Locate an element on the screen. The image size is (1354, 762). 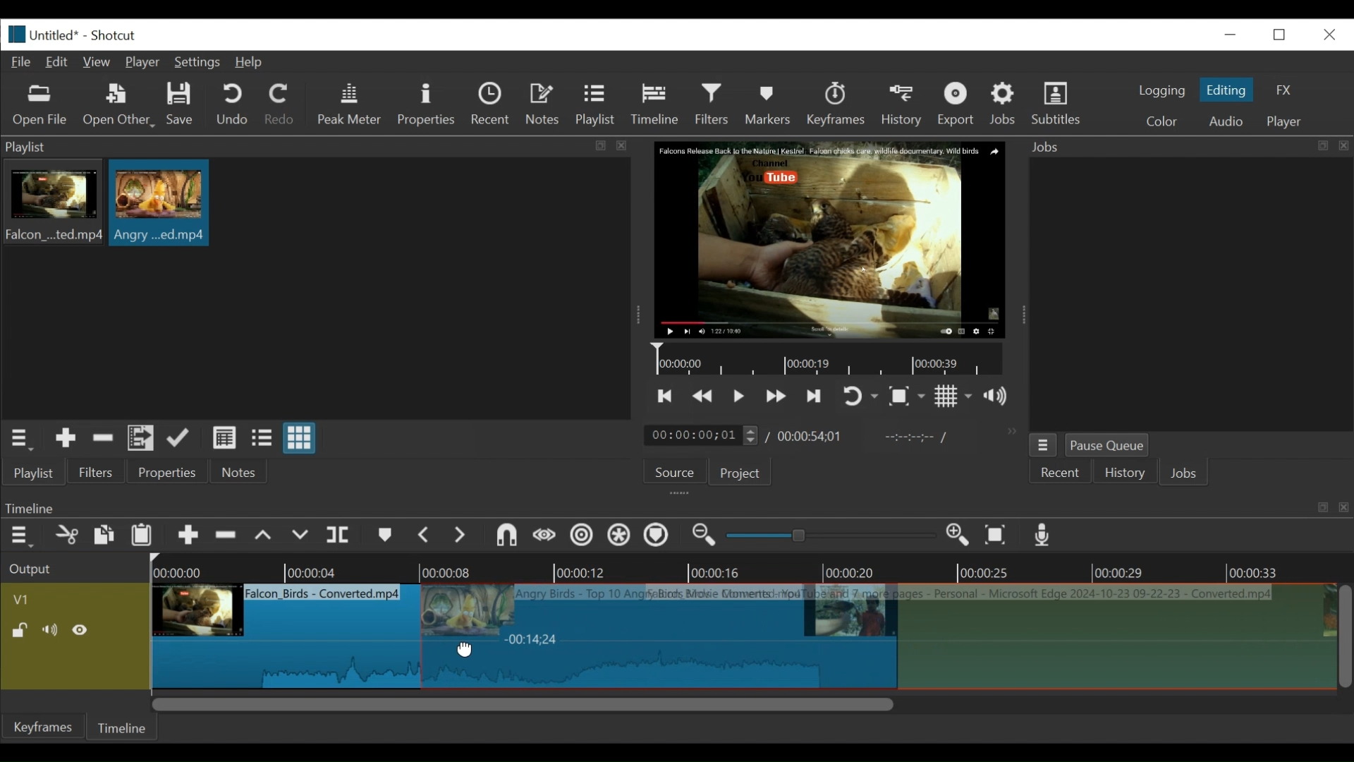
JOBS is located at coordinates (1185, 475).